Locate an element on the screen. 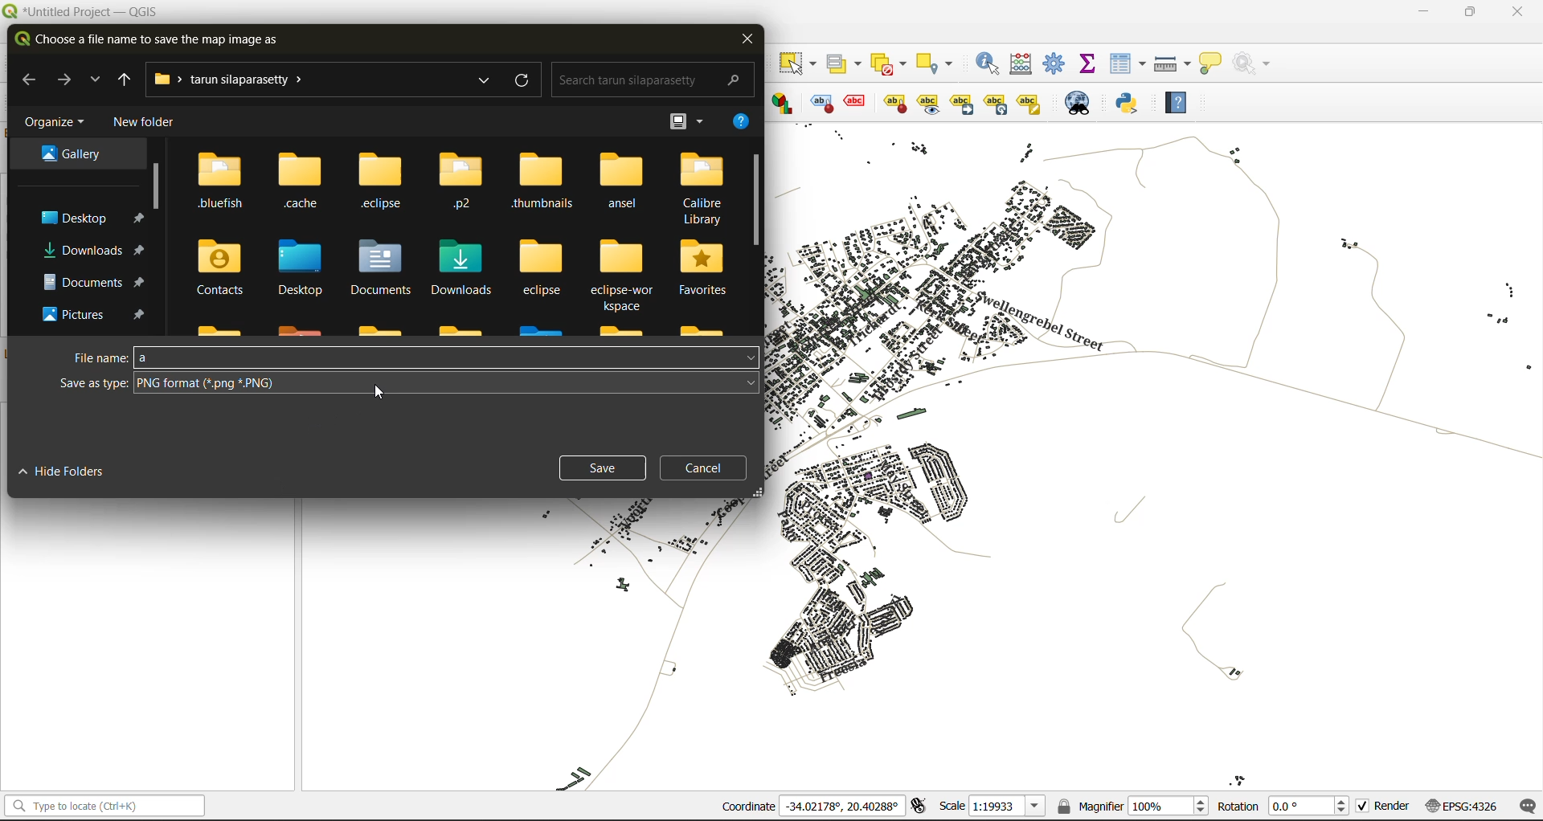  maximize is located at coordinates (1471, 12).